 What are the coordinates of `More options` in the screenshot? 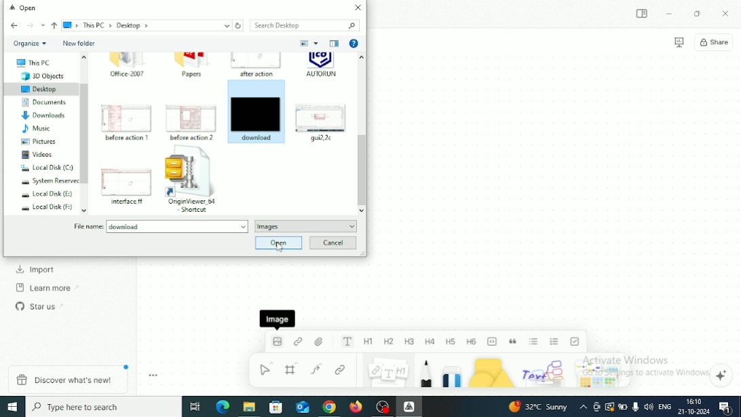 It's located at (318, 43).